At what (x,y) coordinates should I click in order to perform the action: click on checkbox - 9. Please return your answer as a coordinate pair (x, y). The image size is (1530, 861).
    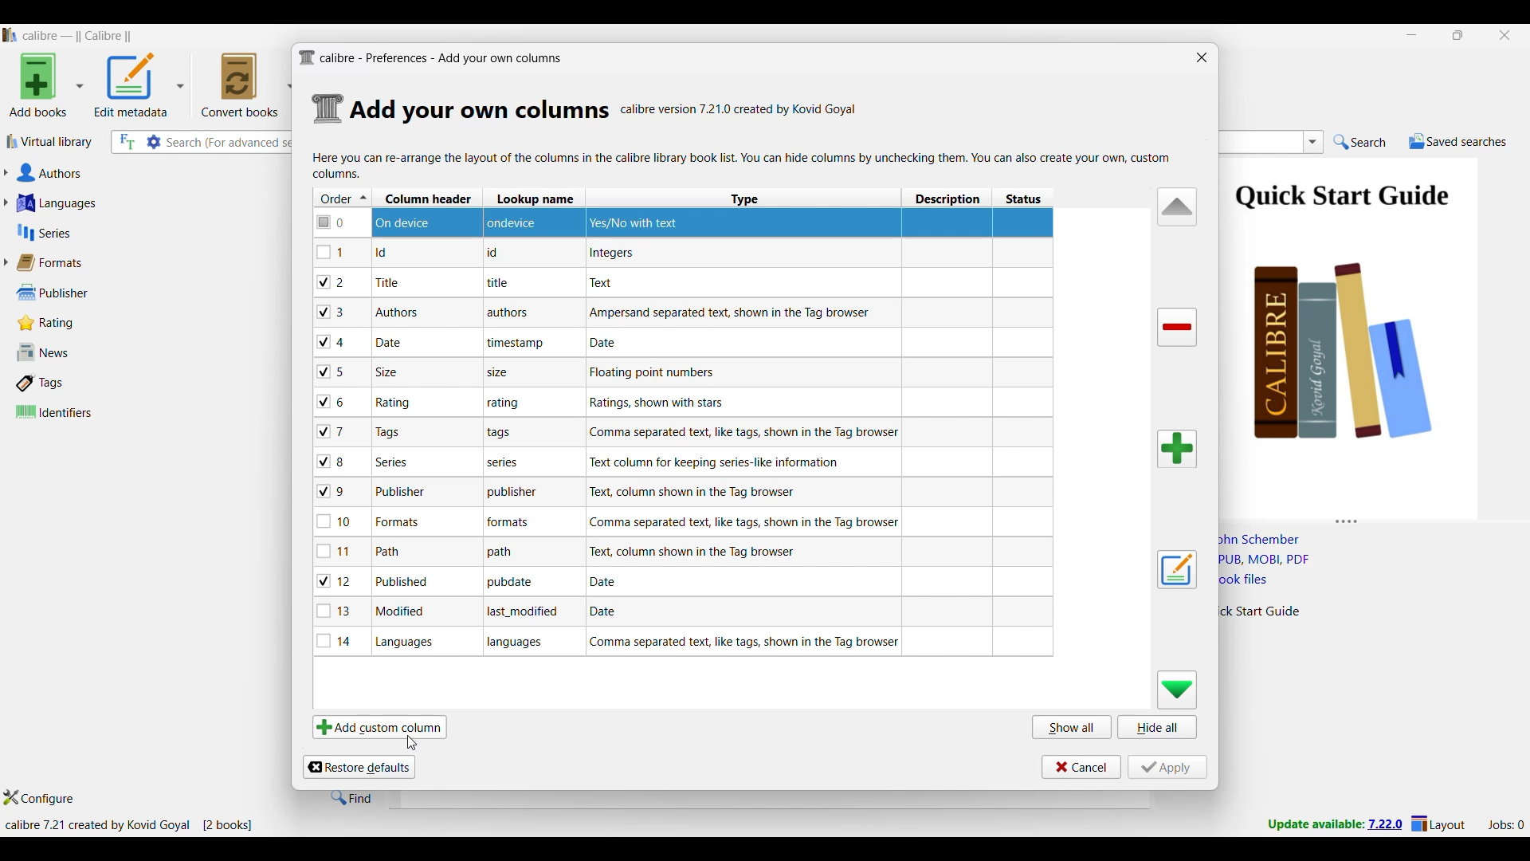
    Looking at the image, I should click on (331, 492).